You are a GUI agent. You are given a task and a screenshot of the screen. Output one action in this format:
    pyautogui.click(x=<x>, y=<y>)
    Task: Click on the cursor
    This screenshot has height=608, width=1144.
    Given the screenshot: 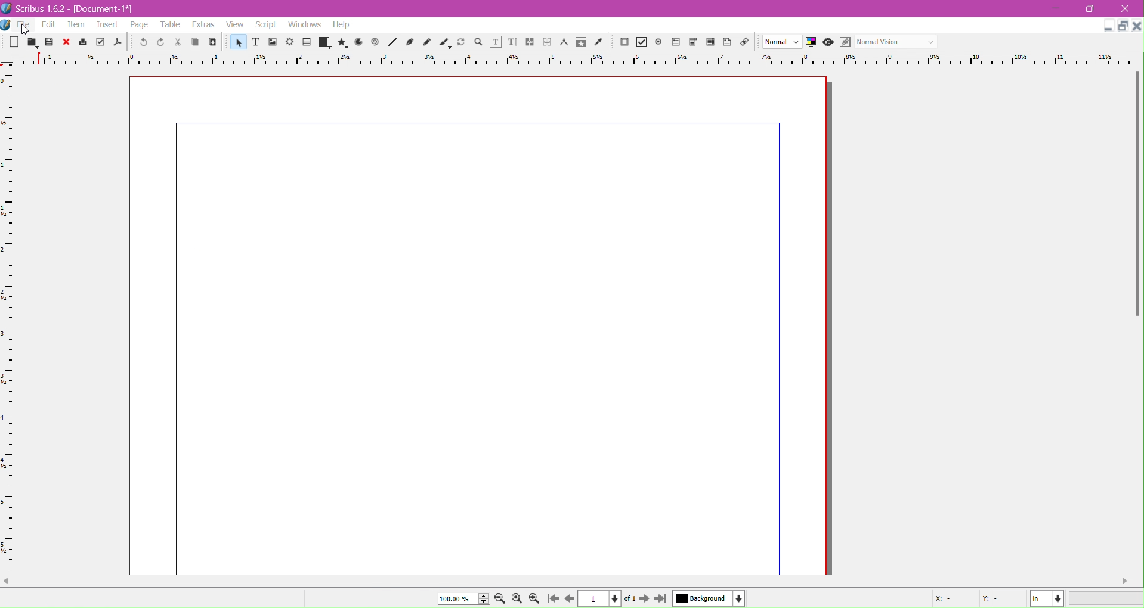 What is the action you would take?
    pyautogui.click(x=26, y=30)
    